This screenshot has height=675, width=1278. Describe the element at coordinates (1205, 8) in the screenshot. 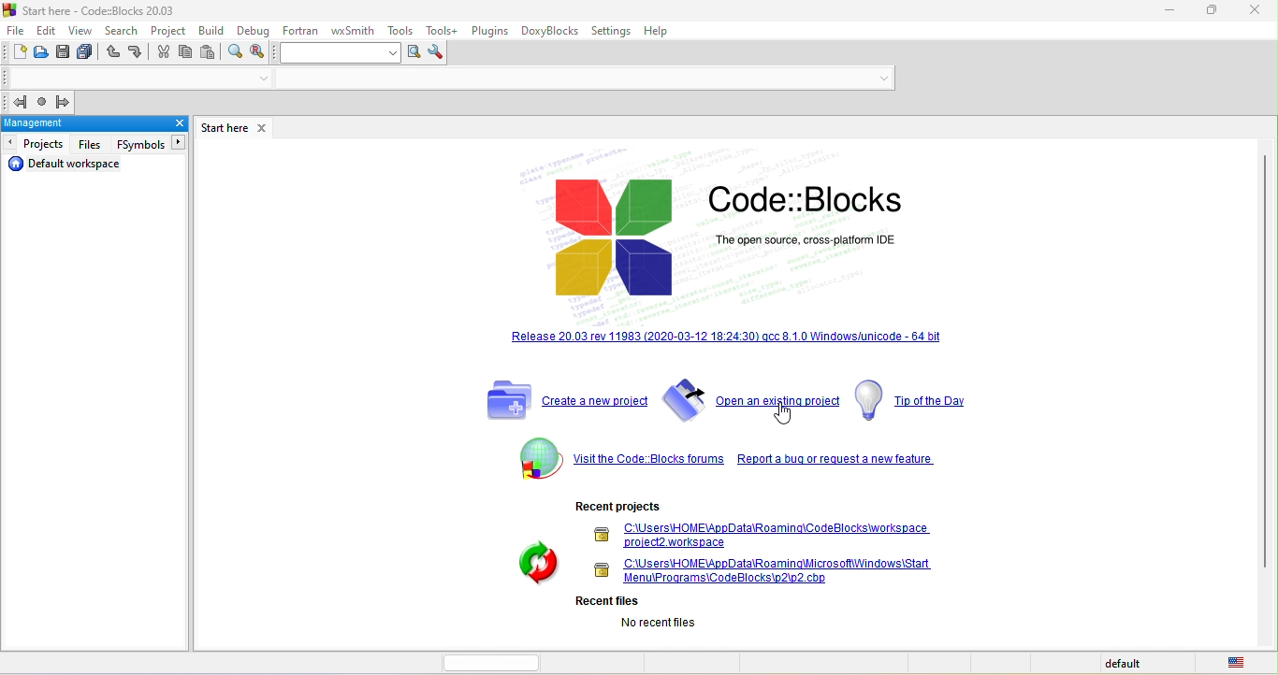

I see `maximize` at that location.